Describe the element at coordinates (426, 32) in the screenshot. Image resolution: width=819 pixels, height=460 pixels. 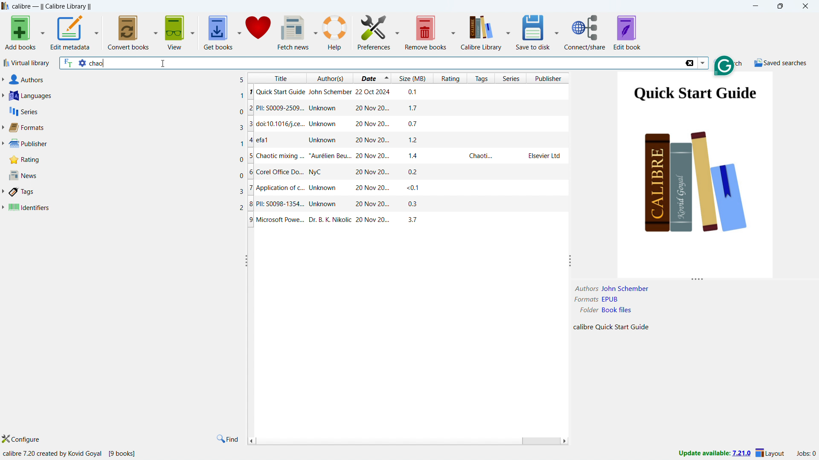
I see `remove books` at that location.